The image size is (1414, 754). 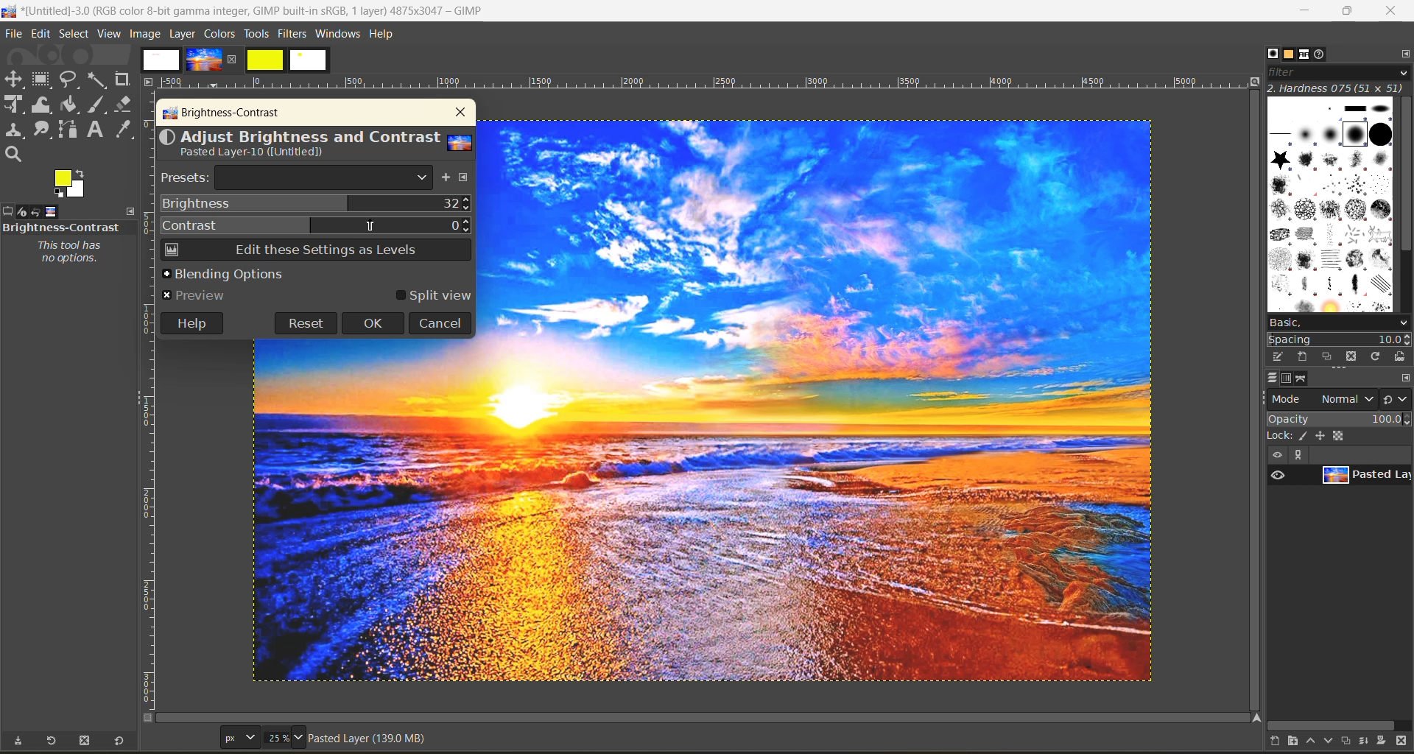 What do you see at coordinates (1338, 88) in the screenshot?
I see `hardness` at bounding box center [1338, 88].